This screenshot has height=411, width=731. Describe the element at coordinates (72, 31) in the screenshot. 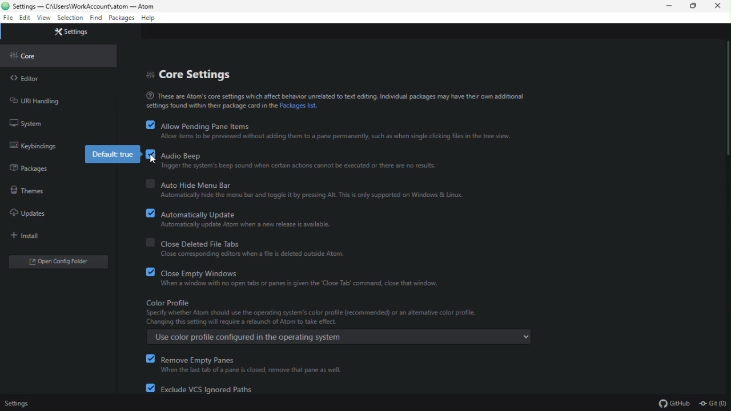

I see `Settings` at that location.